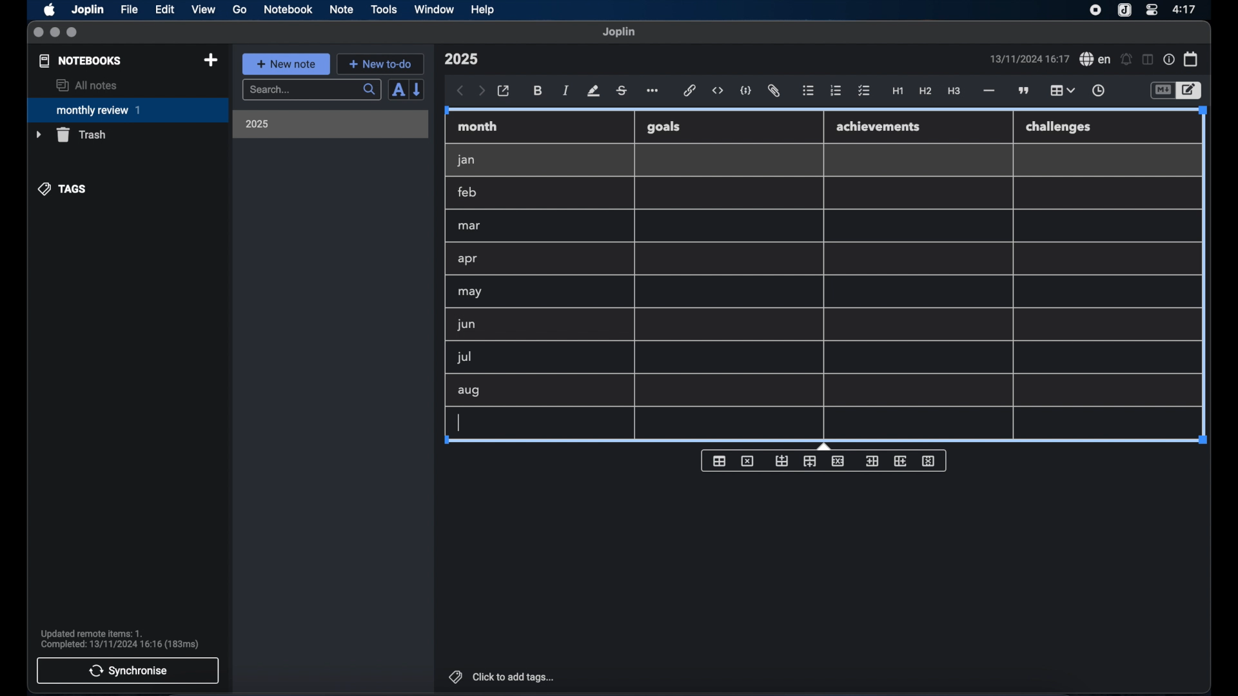 The image size is (1238, 696). What do you see at coordinates (654, 92) in the screenshot?
I see `more options` at bounding box center [654, 92].